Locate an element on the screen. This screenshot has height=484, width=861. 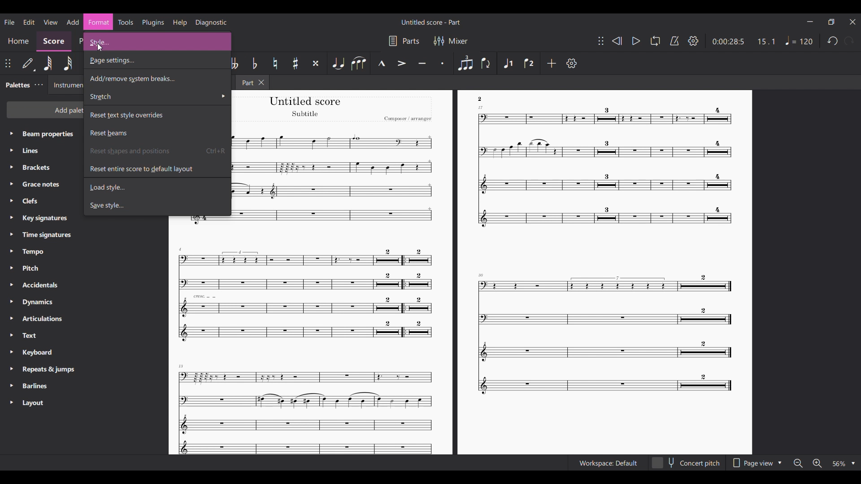
Tempo is located at coordinates (42, 252).